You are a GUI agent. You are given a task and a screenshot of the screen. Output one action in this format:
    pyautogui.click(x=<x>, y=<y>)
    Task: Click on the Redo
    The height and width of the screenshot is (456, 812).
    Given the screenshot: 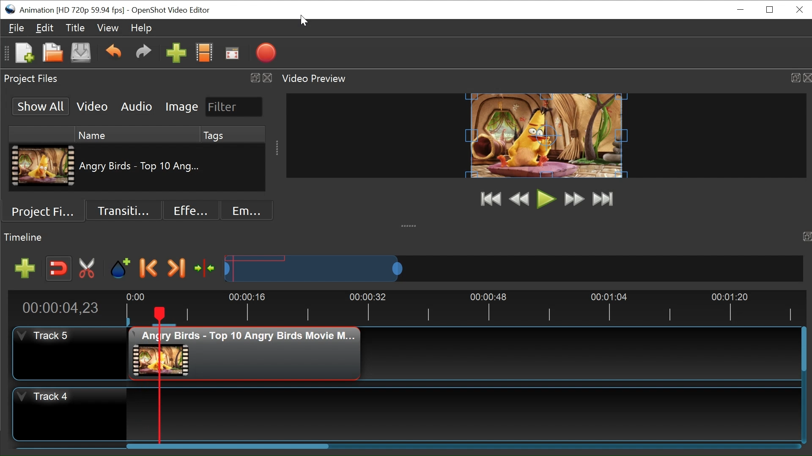 What is the action you would take?
    pyautogui.click(x=144, y=52)
    